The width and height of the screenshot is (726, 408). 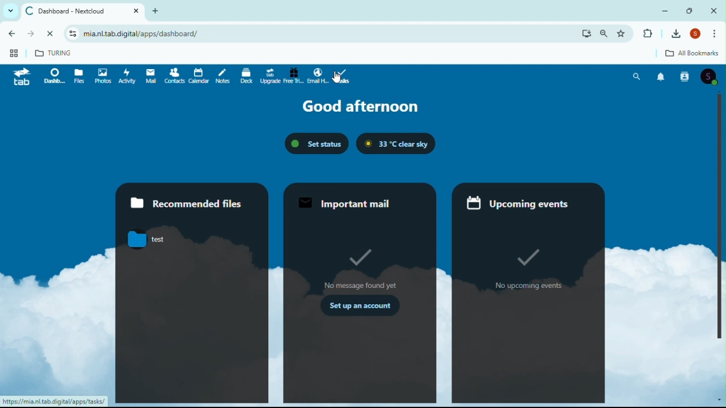 What do you see at coordinates (358, 284) in the screenshot?
I see `no message found yet` at bounding box center [358, 284].